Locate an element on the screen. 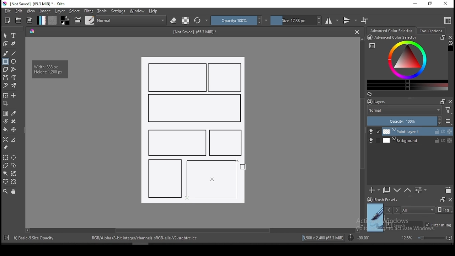 The height and width of the screenshot is (256, 455). preserve alpha is located at coordinates (186, 21).